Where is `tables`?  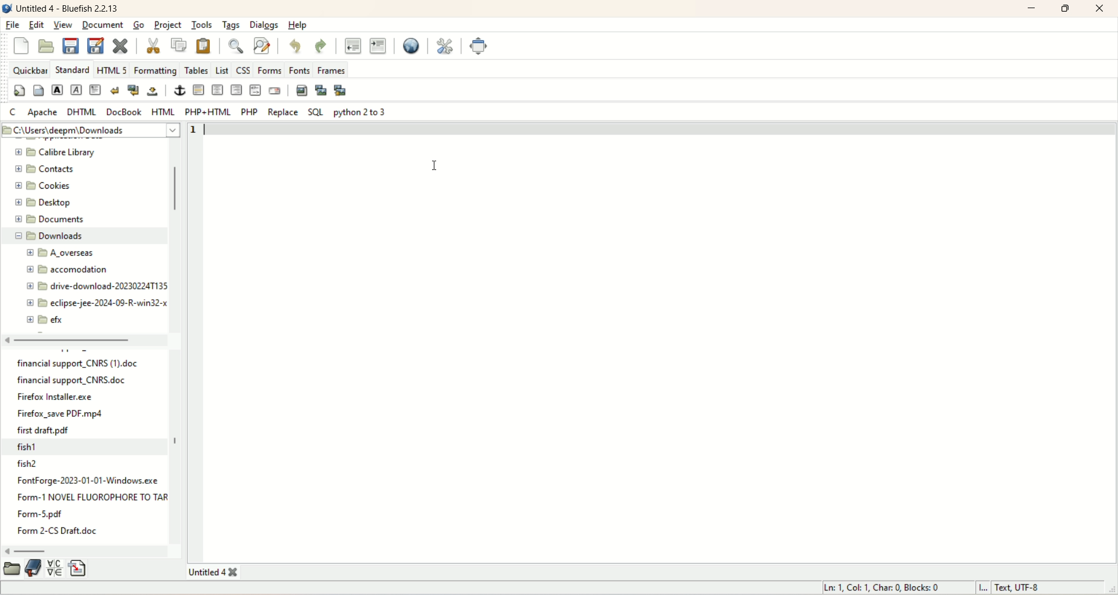
tables is located at coordinates (197, 69).